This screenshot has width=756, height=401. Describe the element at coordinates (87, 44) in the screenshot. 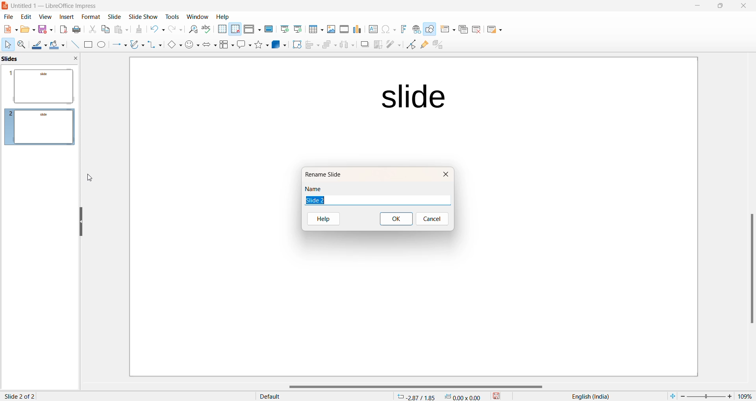

I see `Rectangle` at that location.